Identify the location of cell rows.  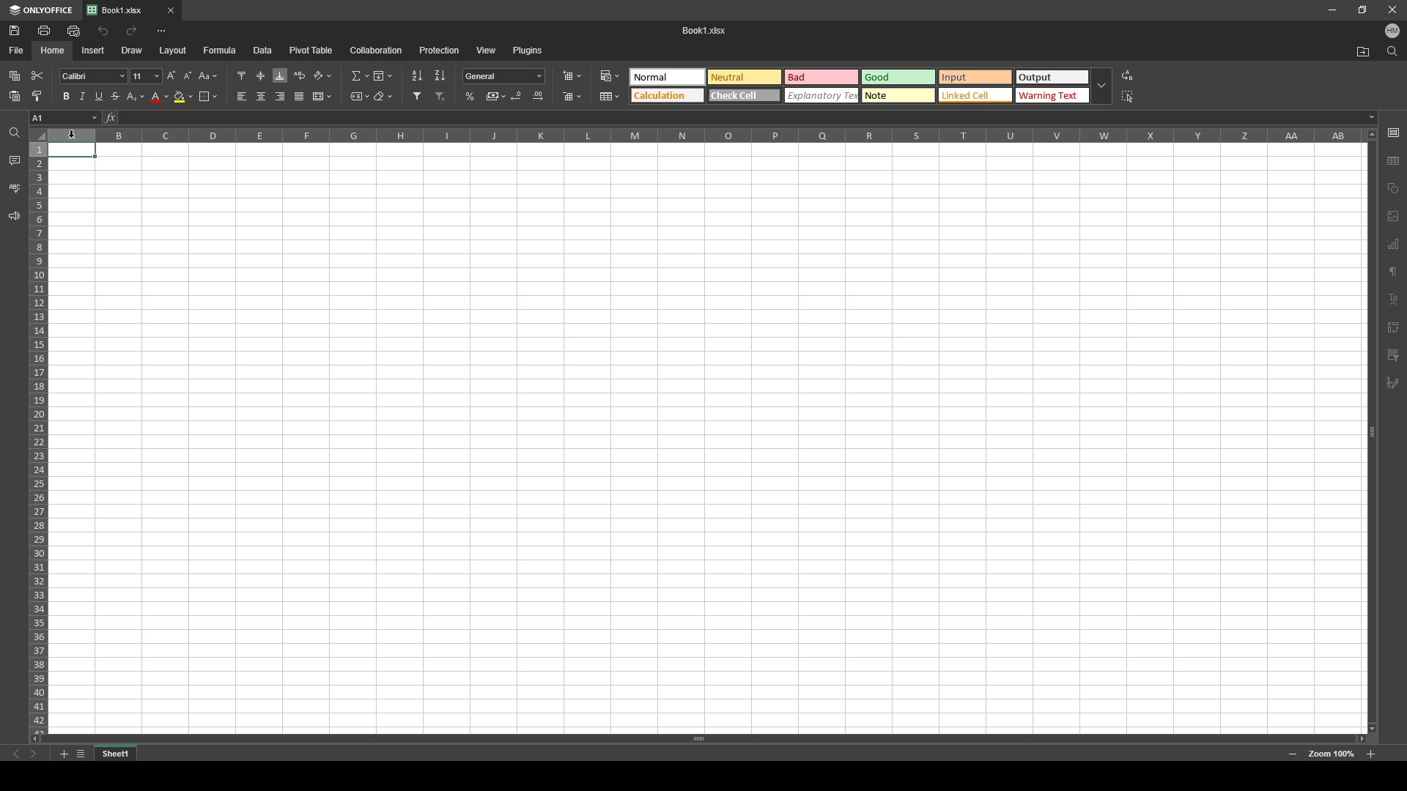
(37, 434).